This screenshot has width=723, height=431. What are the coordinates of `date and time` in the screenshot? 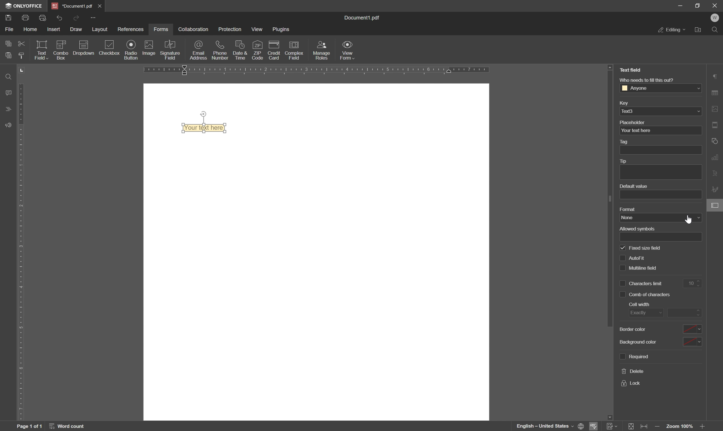 It's located at (240, 50).